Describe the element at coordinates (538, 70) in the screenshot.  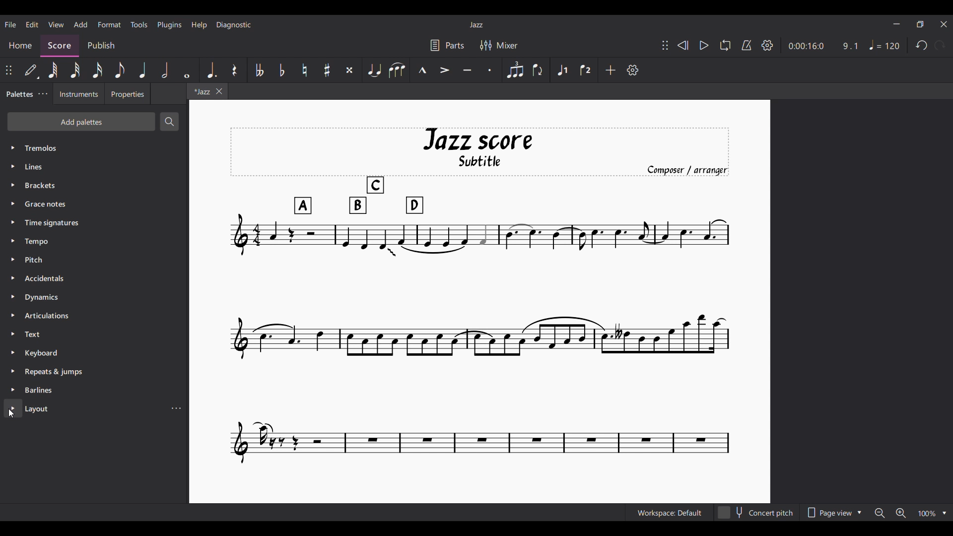
I see `Flip direction` at that location.